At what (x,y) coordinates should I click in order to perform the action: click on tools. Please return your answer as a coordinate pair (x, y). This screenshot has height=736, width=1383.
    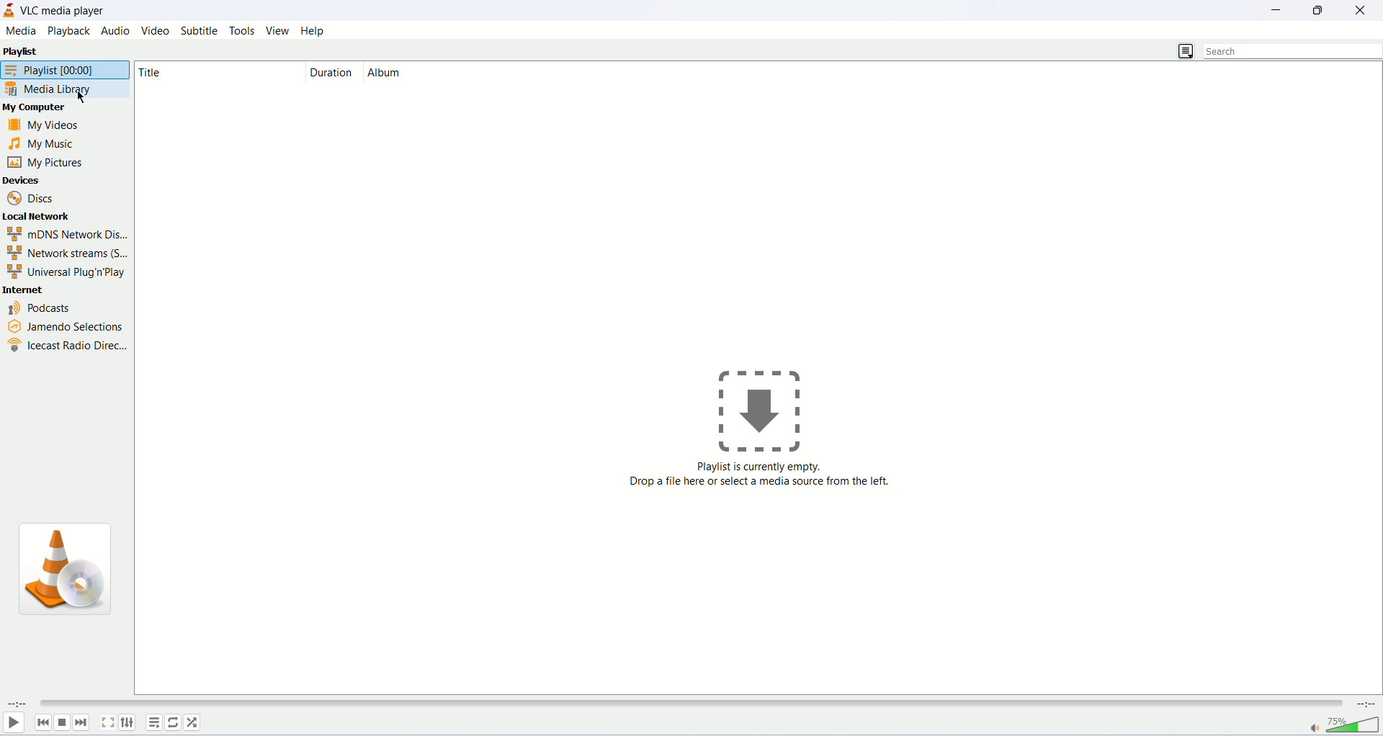
    Looking at the image, I should click on (241, 31).